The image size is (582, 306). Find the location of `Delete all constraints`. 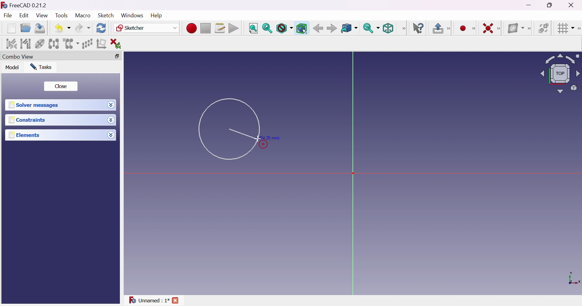

Delete all constraints is located at coordinates (118, 44).